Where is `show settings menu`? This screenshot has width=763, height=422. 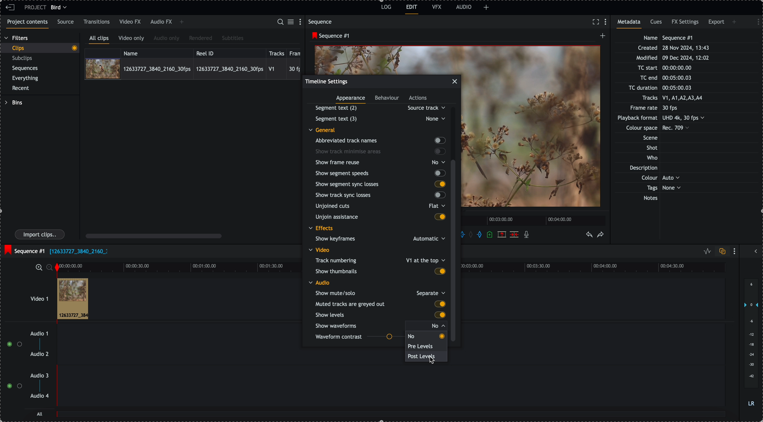
show settings menu is located at coordinates (755, 21).